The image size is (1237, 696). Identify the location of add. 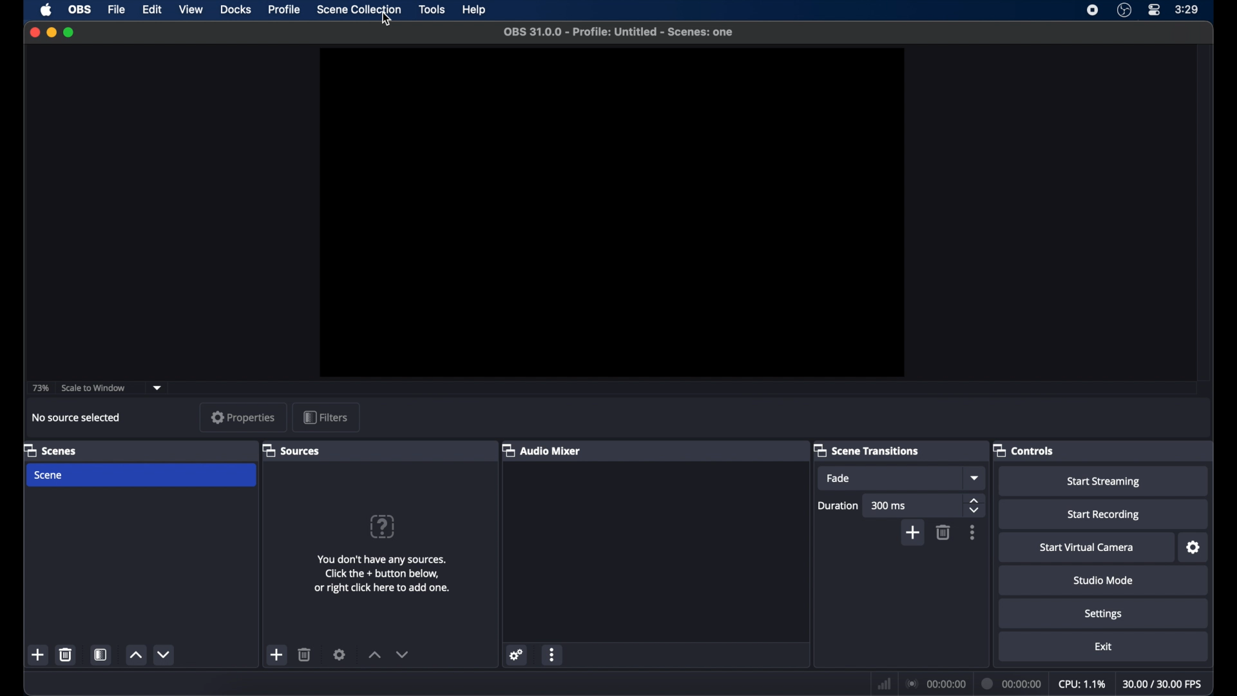
(39, 655).